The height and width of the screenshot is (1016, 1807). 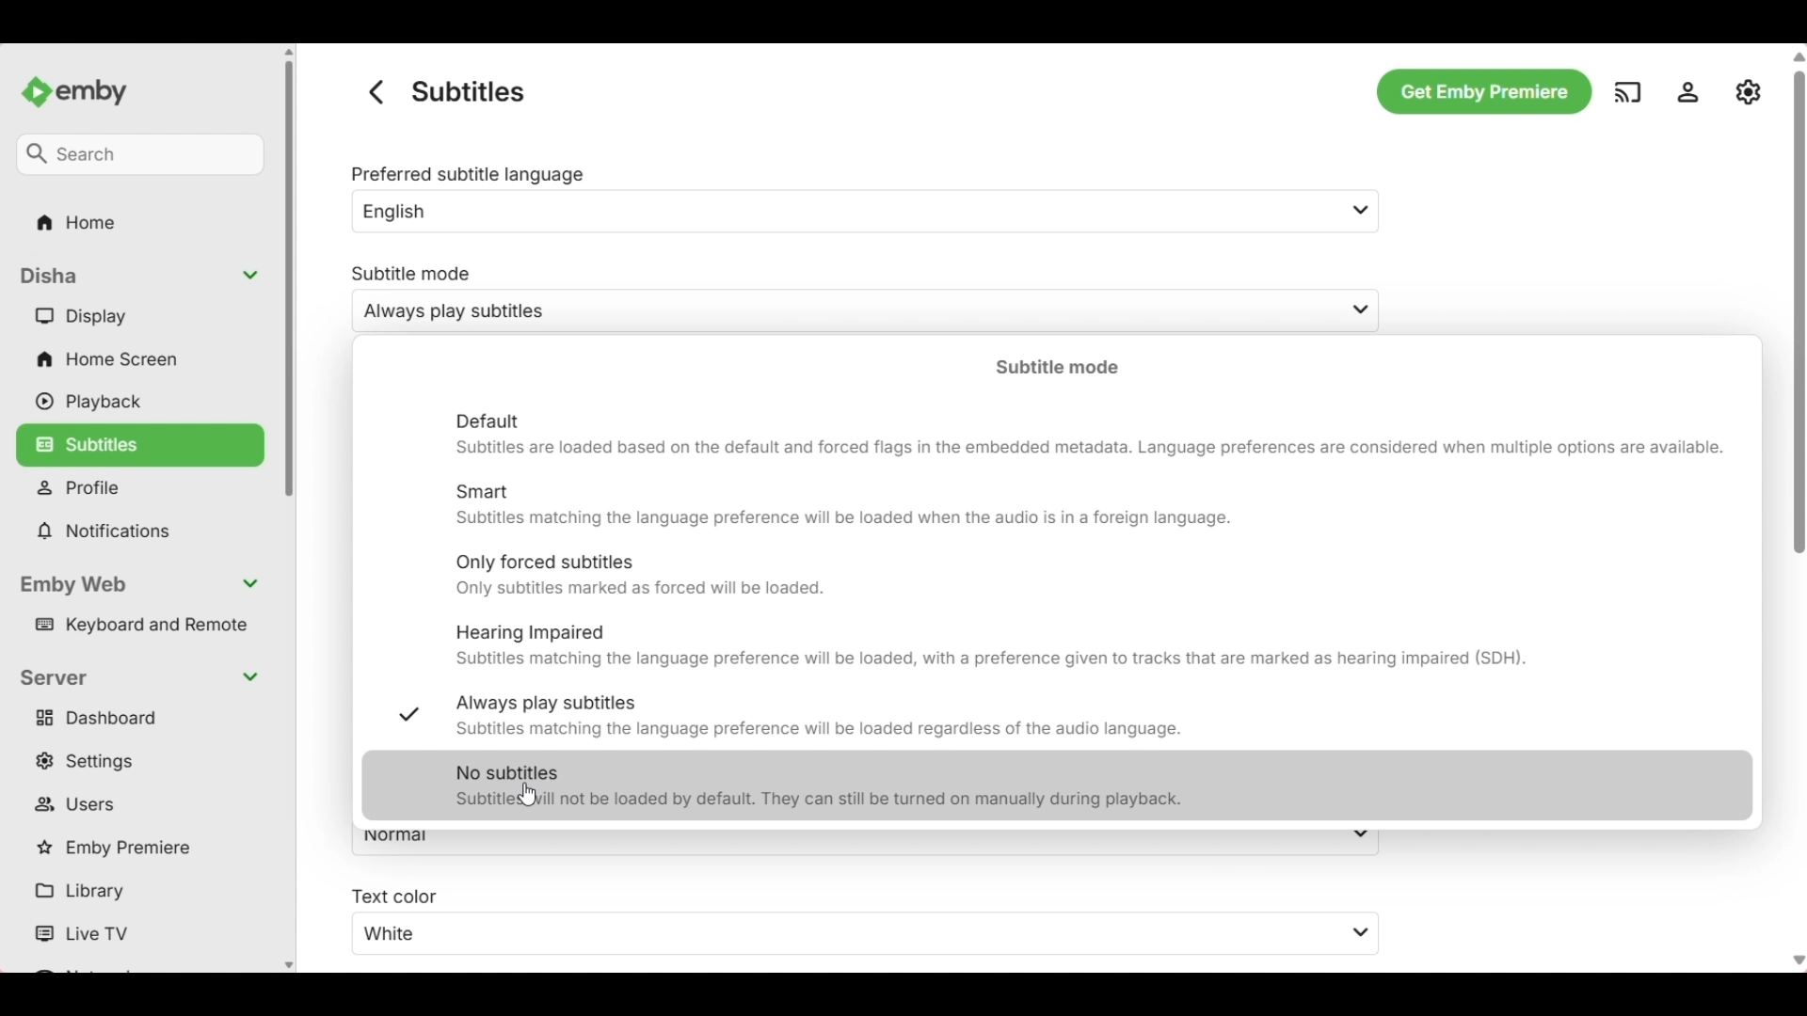 I want to click on Live TV, so click(x=145, y=934).